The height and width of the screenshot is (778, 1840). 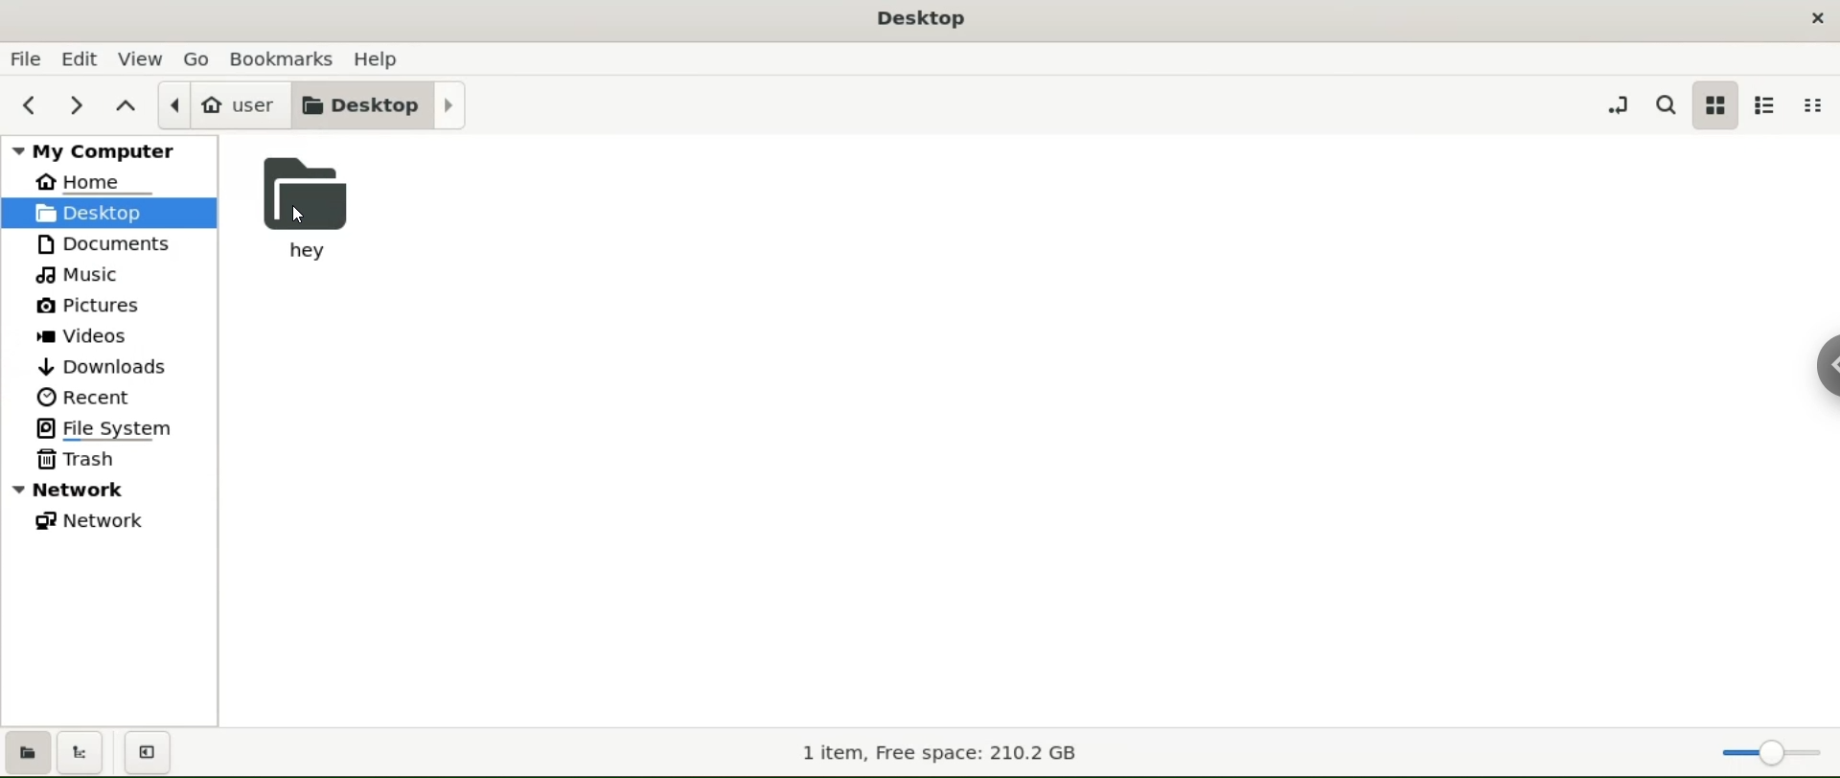 What do you see at coordinates (1716, 104) in the screenshot?
I see `icon view` at bounding box center [1716, 104].